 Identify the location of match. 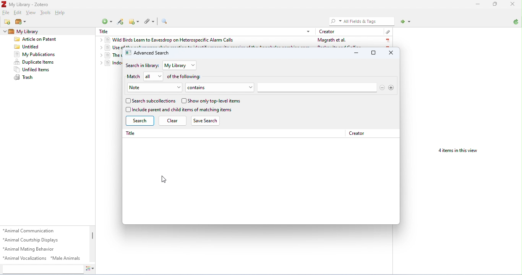
(135, 77).